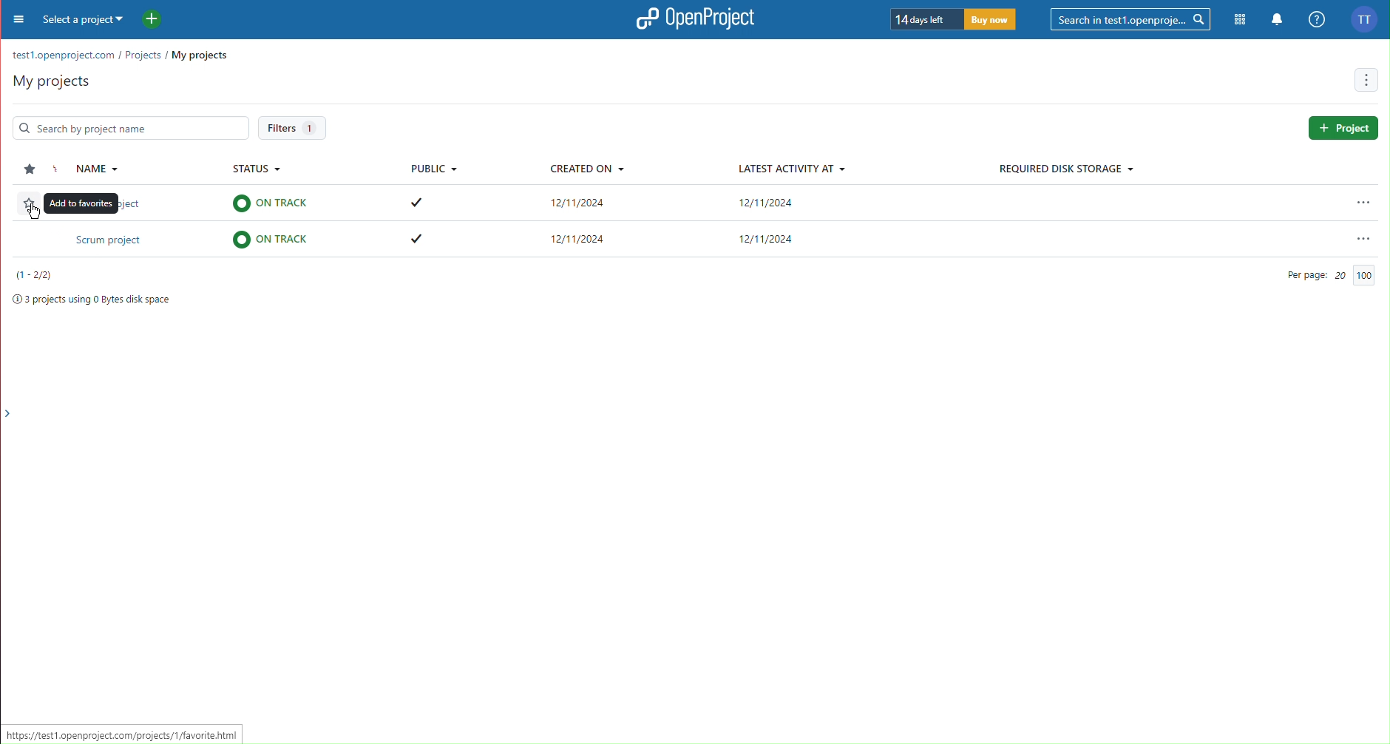 This screenshot has height=744, width=1390. What do you see at coordinates (1132, 18) in the screenshot?
I see `Search War` at bounding box center [1132, 18].